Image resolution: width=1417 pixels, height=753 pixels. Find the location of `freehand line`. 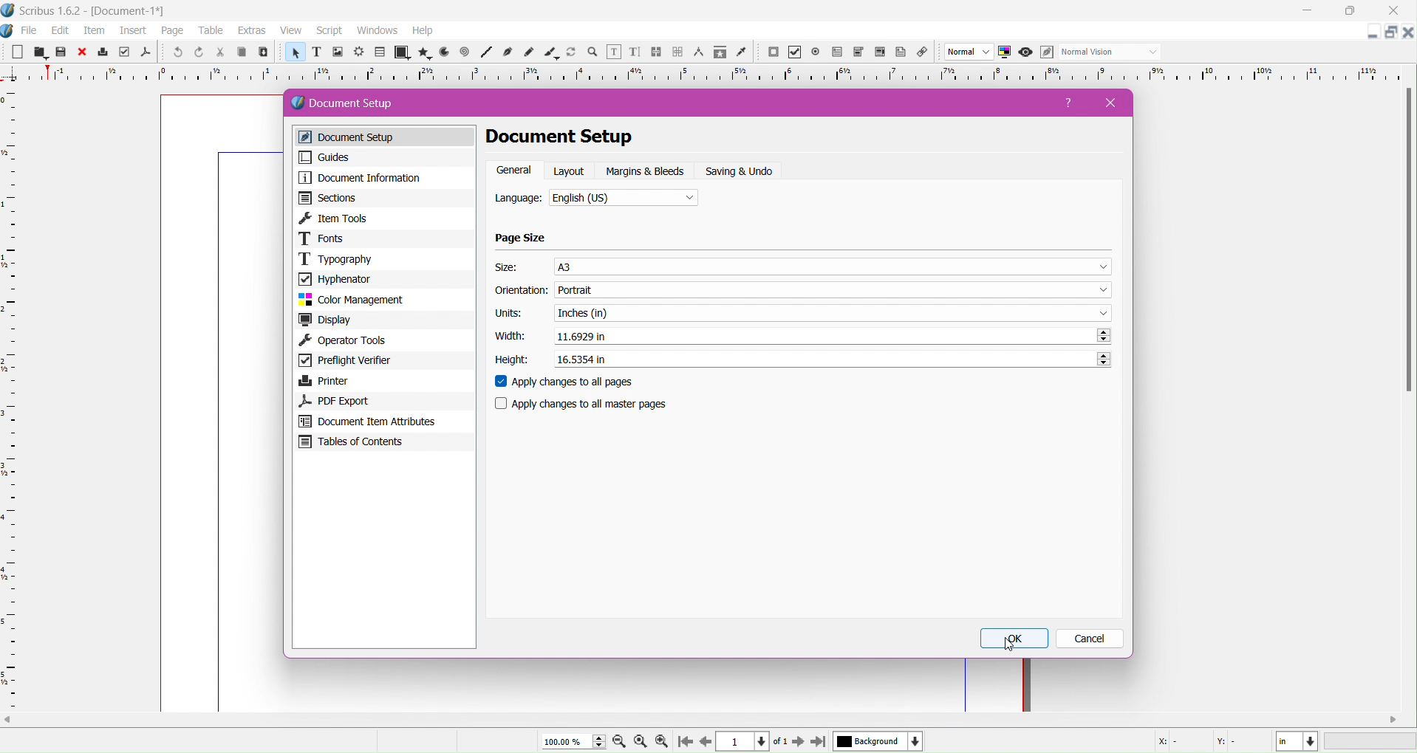

freehand line is located at coordinates (530, 53).